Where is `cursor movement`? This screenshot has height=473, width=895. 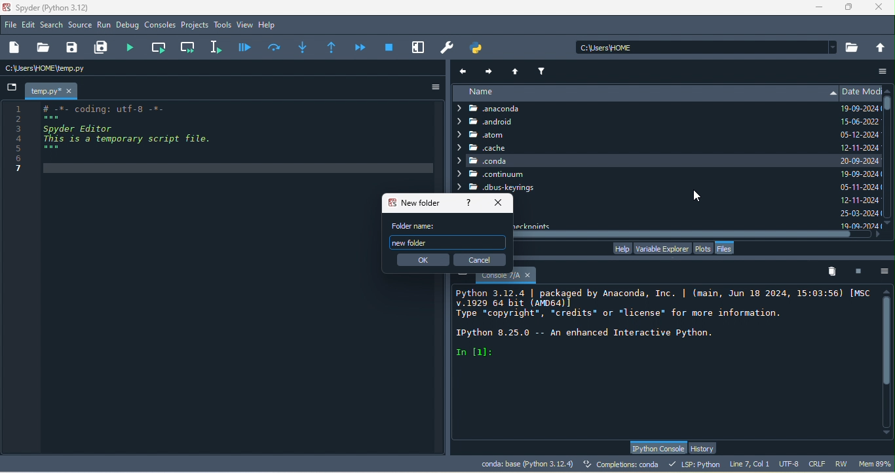 cursor movement is located at coordinates (698, 197).